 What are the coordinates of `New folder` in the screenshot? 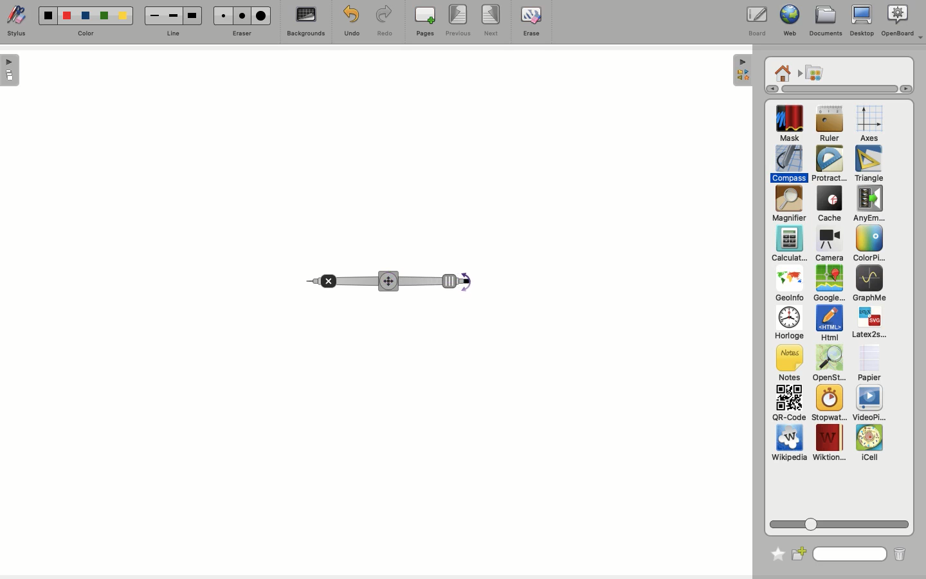 It's located at (800, 553).